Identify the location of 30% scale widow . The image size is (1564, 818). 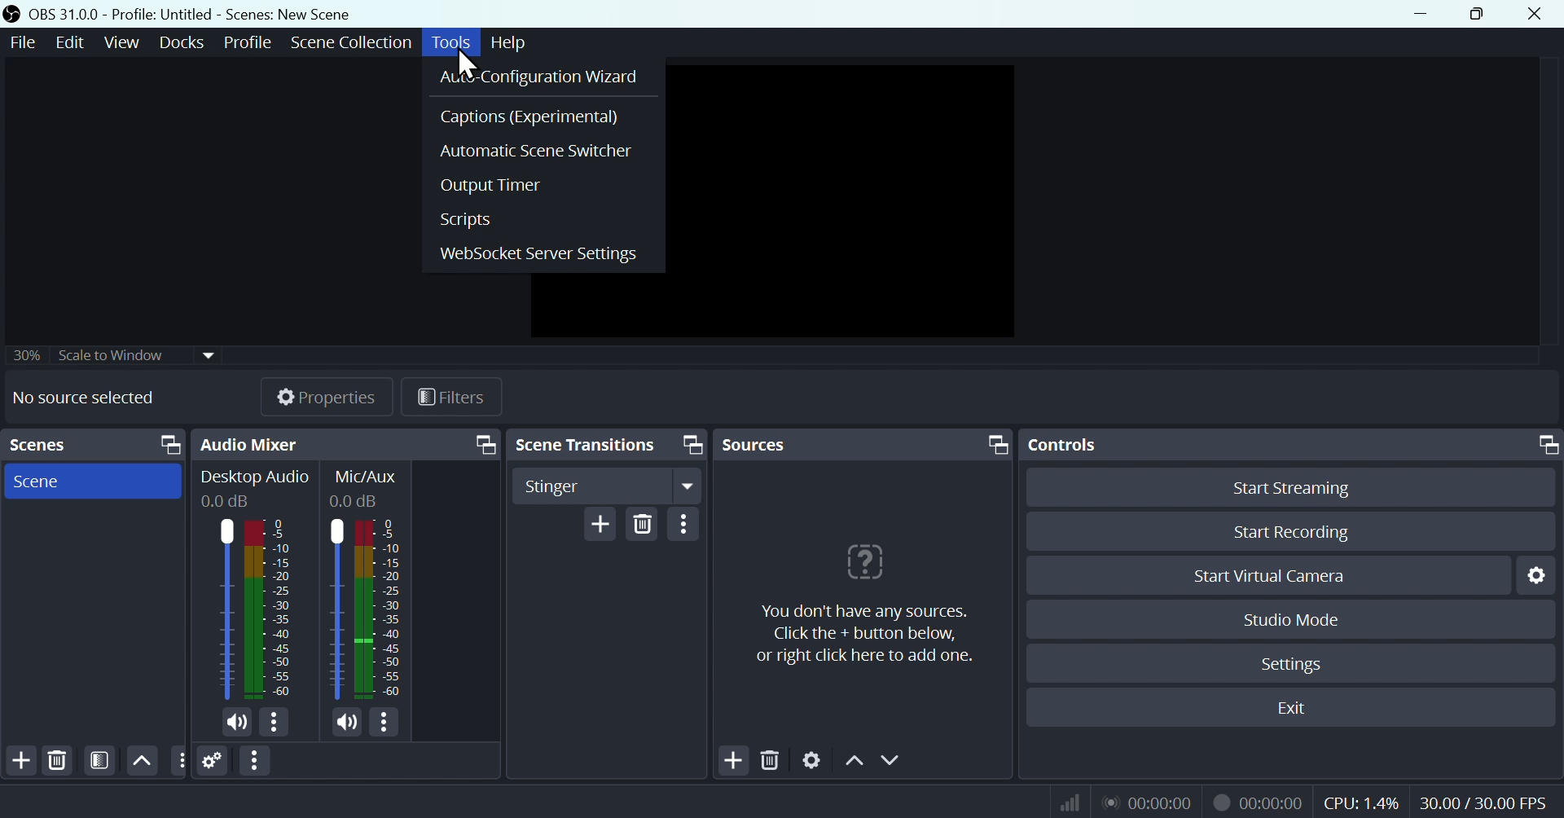
(136, 354).